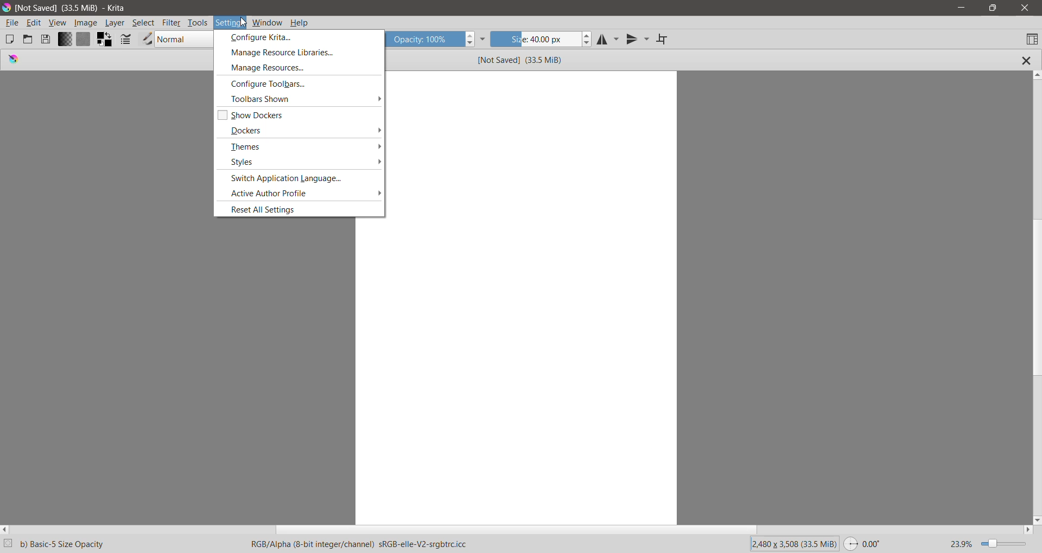 This screenshot has width=1042, height=553. Describe the element at coordinates (58, 23) in the screenshot. I see `View` at that location.